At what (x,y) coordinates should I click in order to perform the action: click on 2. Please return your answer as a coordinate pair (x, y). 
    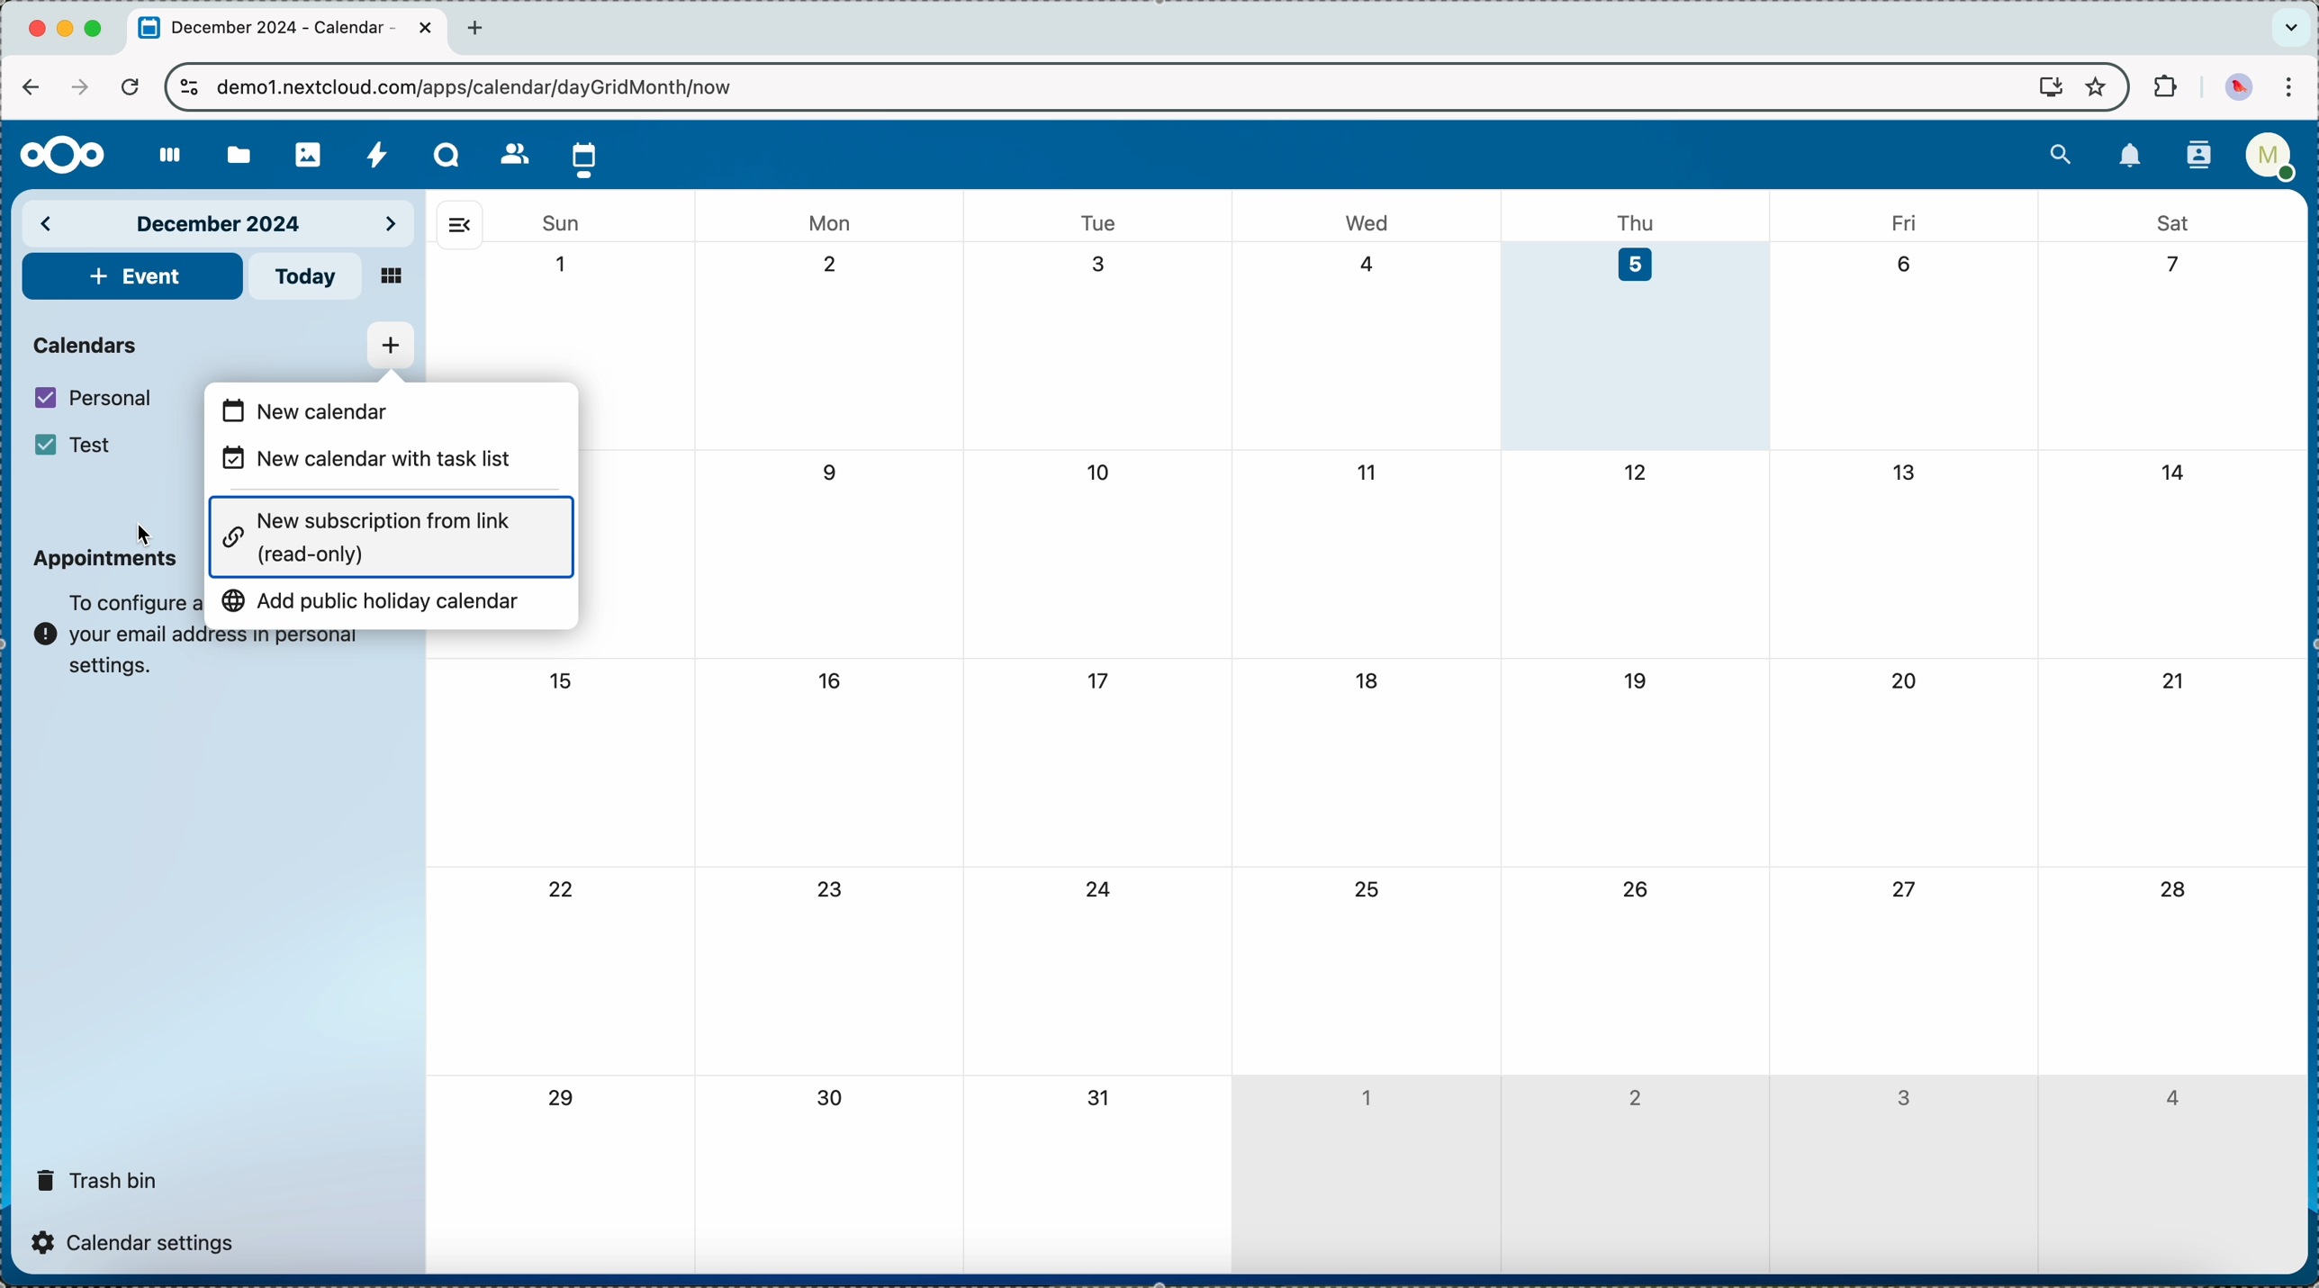
    Looking at the image, I should click on (837, 266).